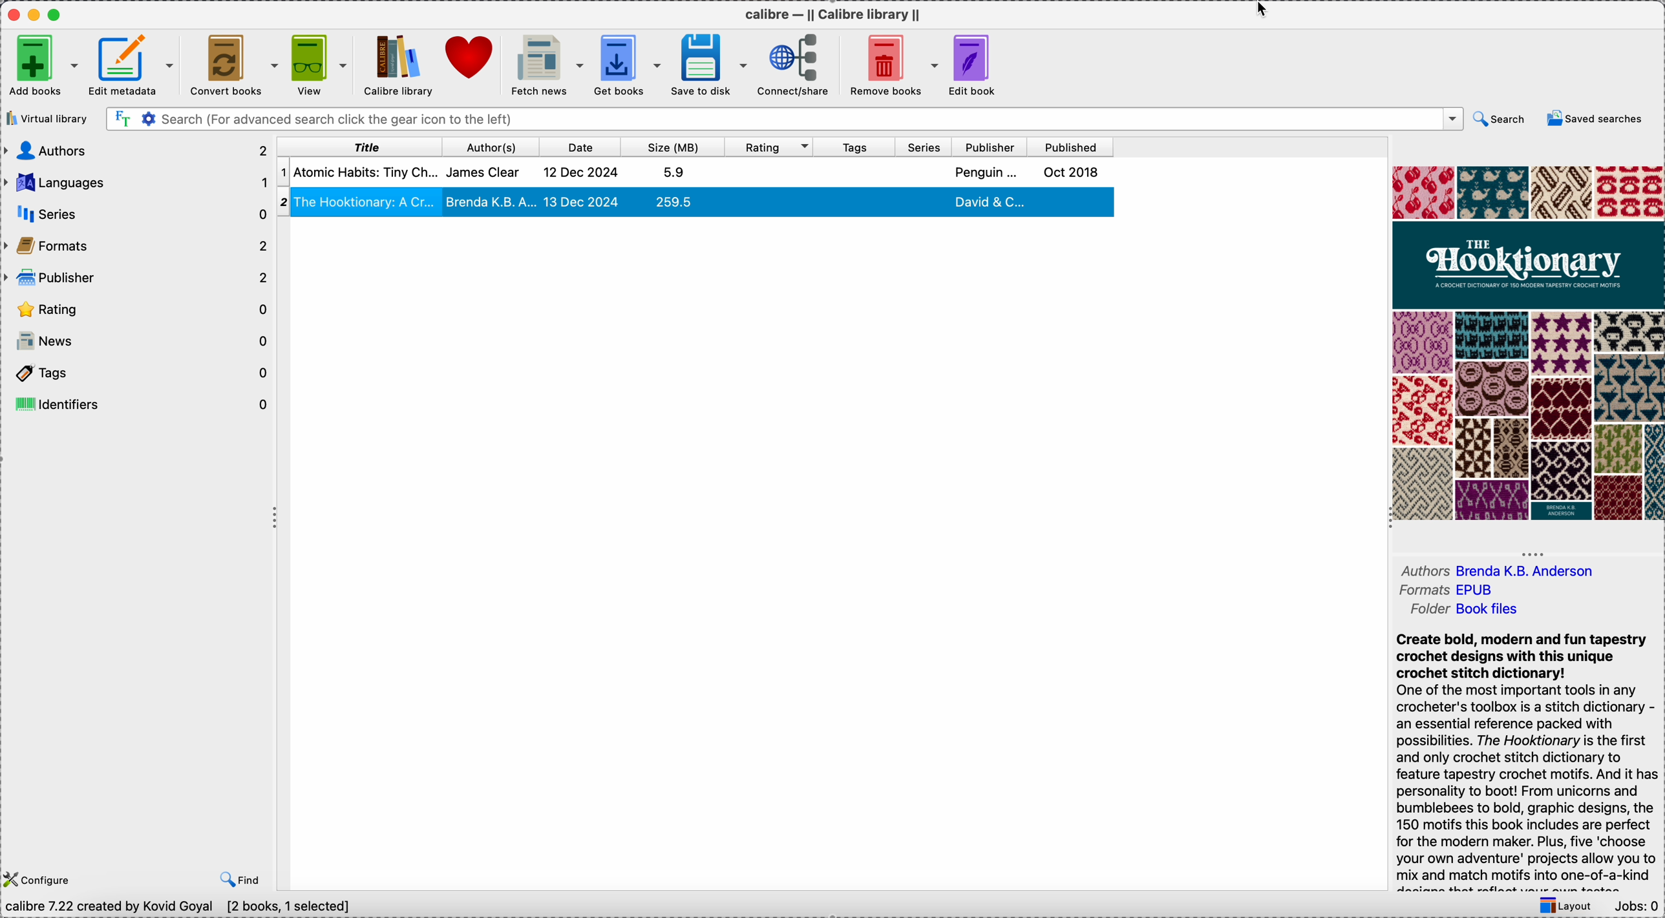  What do you see at coordinates (676, 147) in the screenshot?
I see `size` at bounding box center [676, 147].